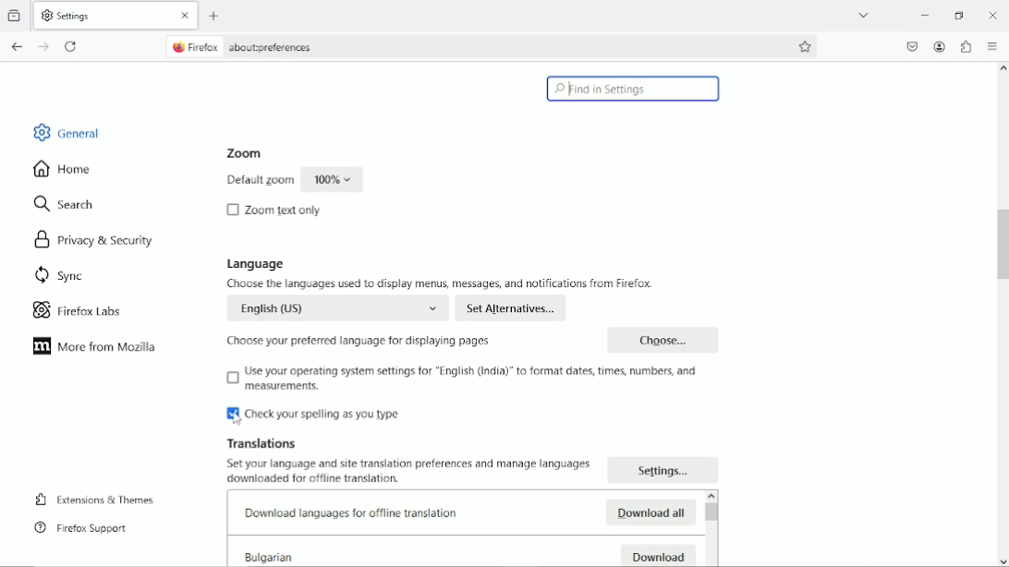  Describe the element at coordinates (991, 46) in the screenshot. I see `Open application menu` at that location.